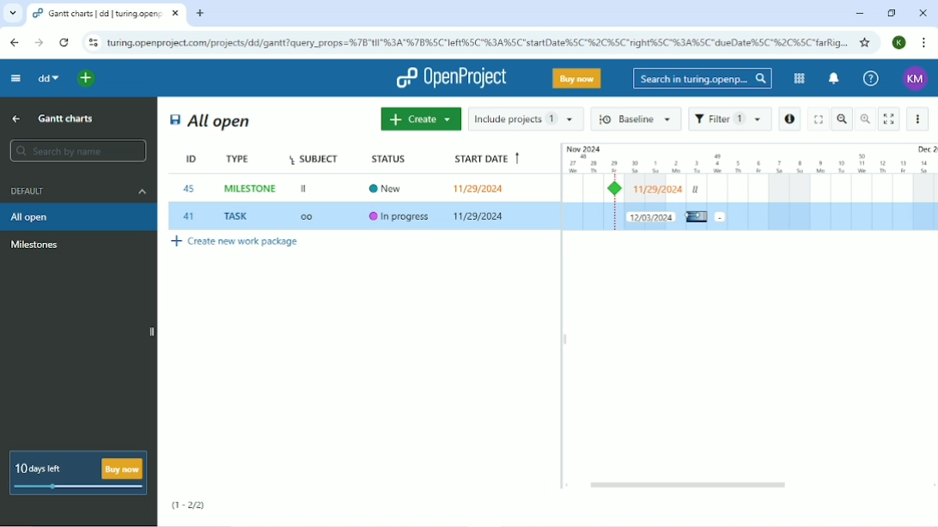  I want to click on Gantt charts, so click(68, 118).